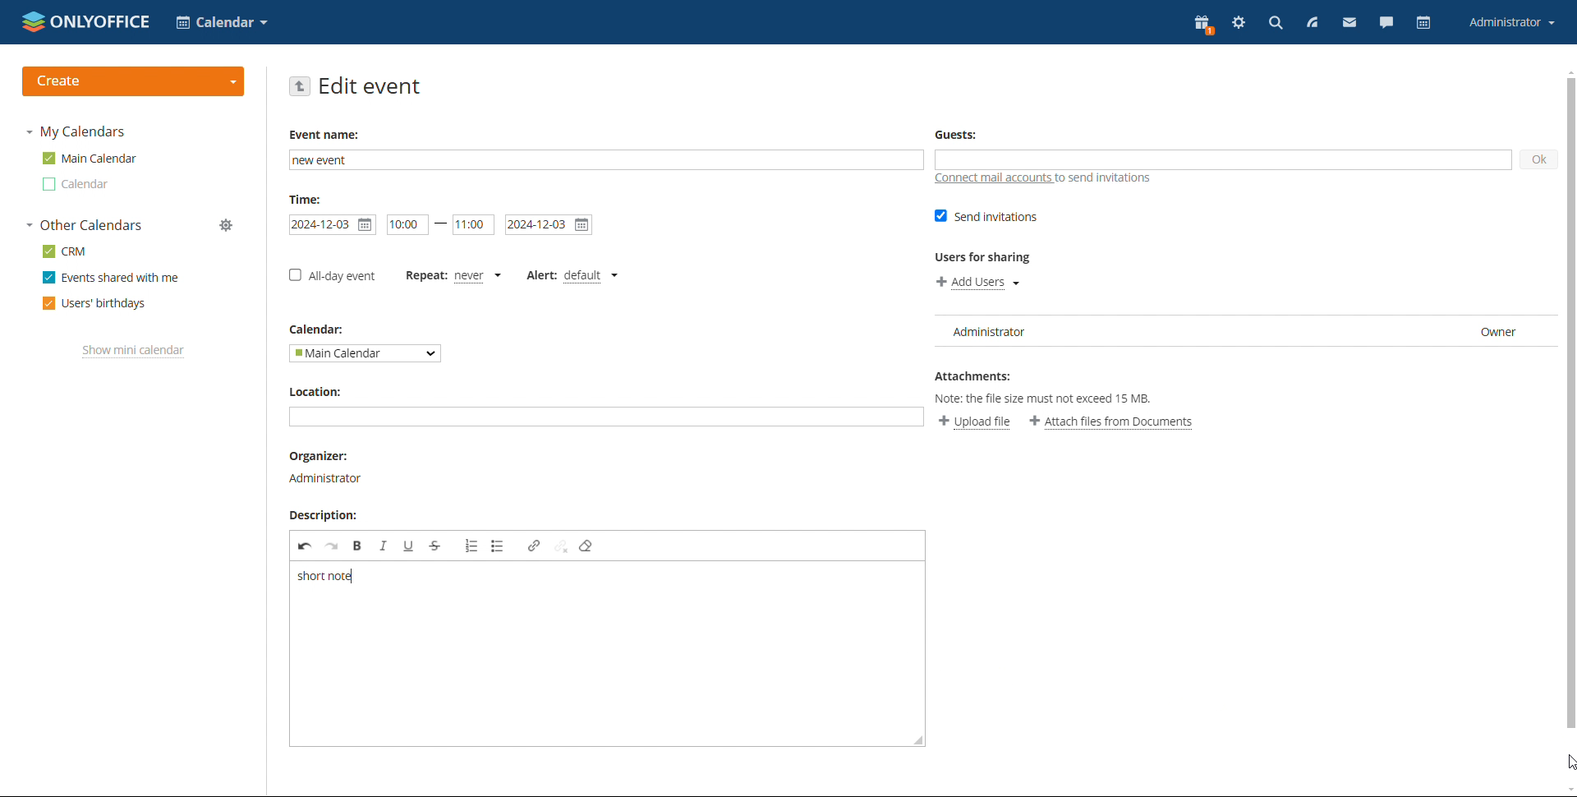 This screenshot has width=1577, height=797. I want to click on main calendar, so click(90, 158).